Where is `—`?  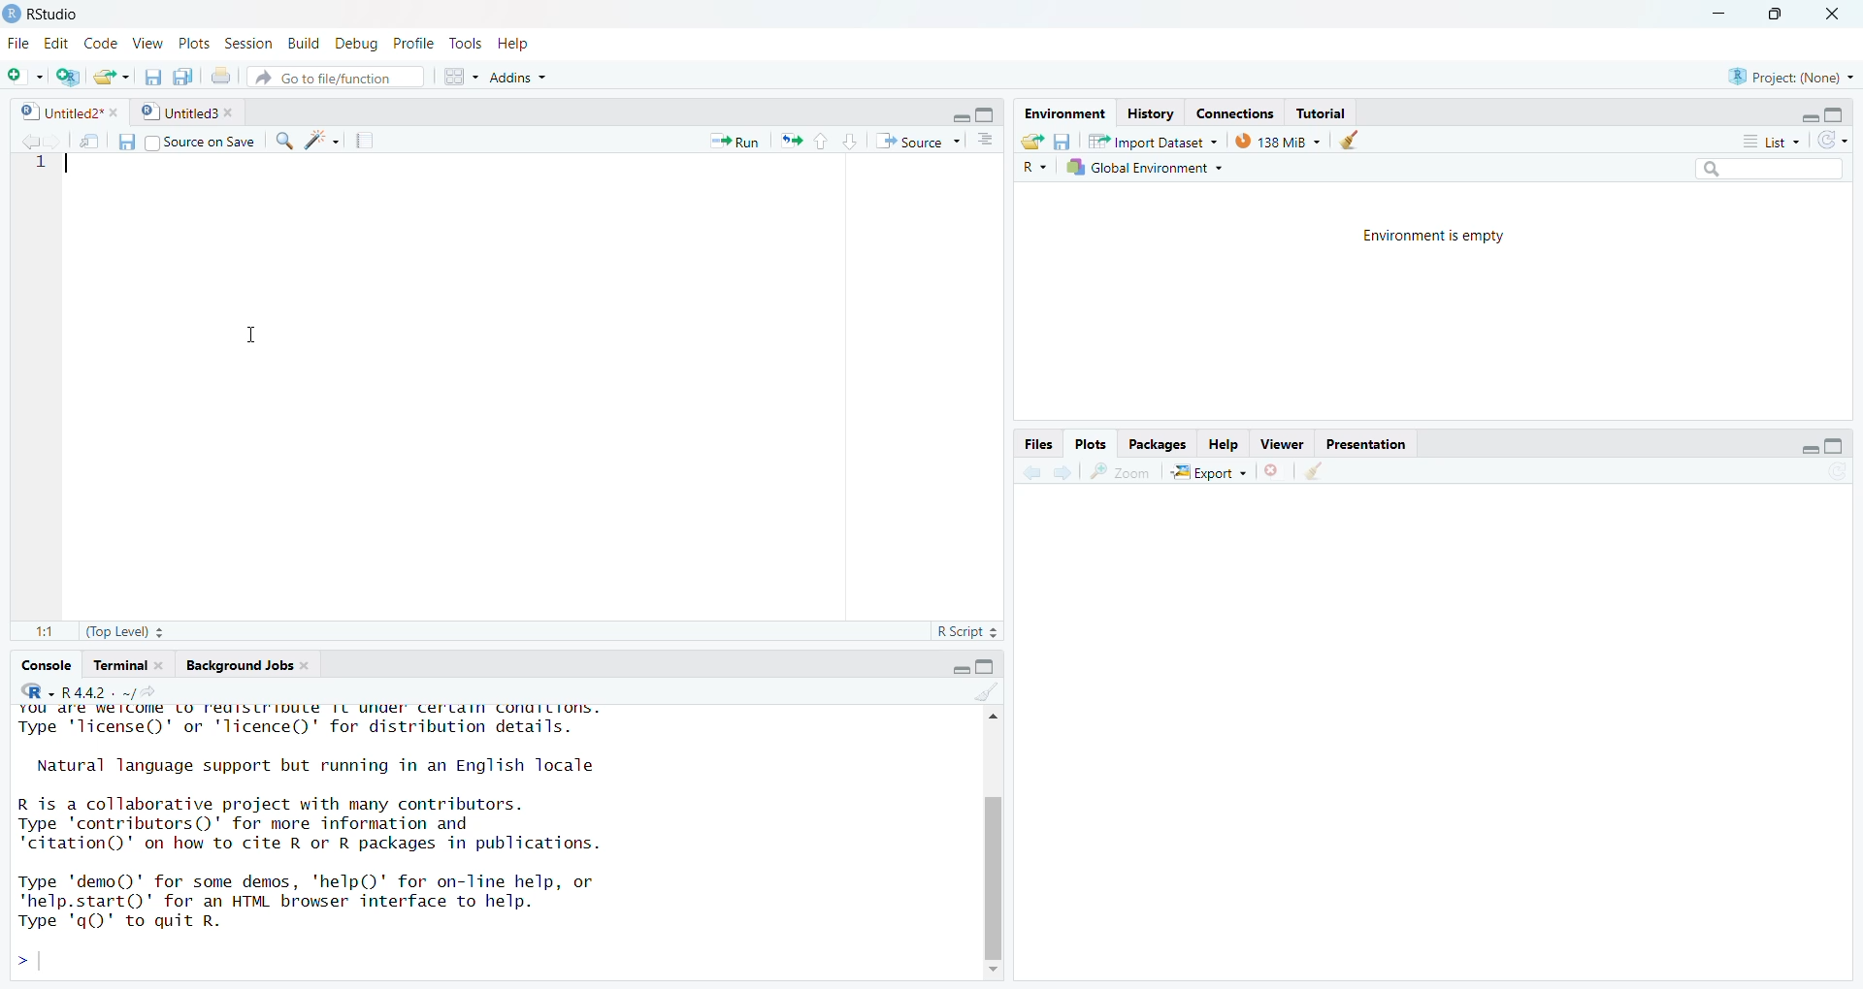 — is located at coordinates (1286, 442).